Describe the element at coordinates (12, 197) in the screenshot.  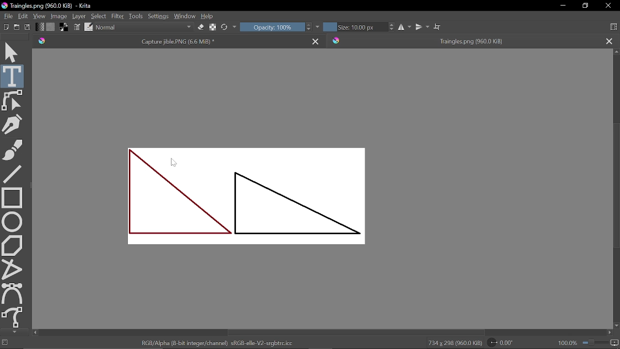
I see `Rectangle tool` at that location.